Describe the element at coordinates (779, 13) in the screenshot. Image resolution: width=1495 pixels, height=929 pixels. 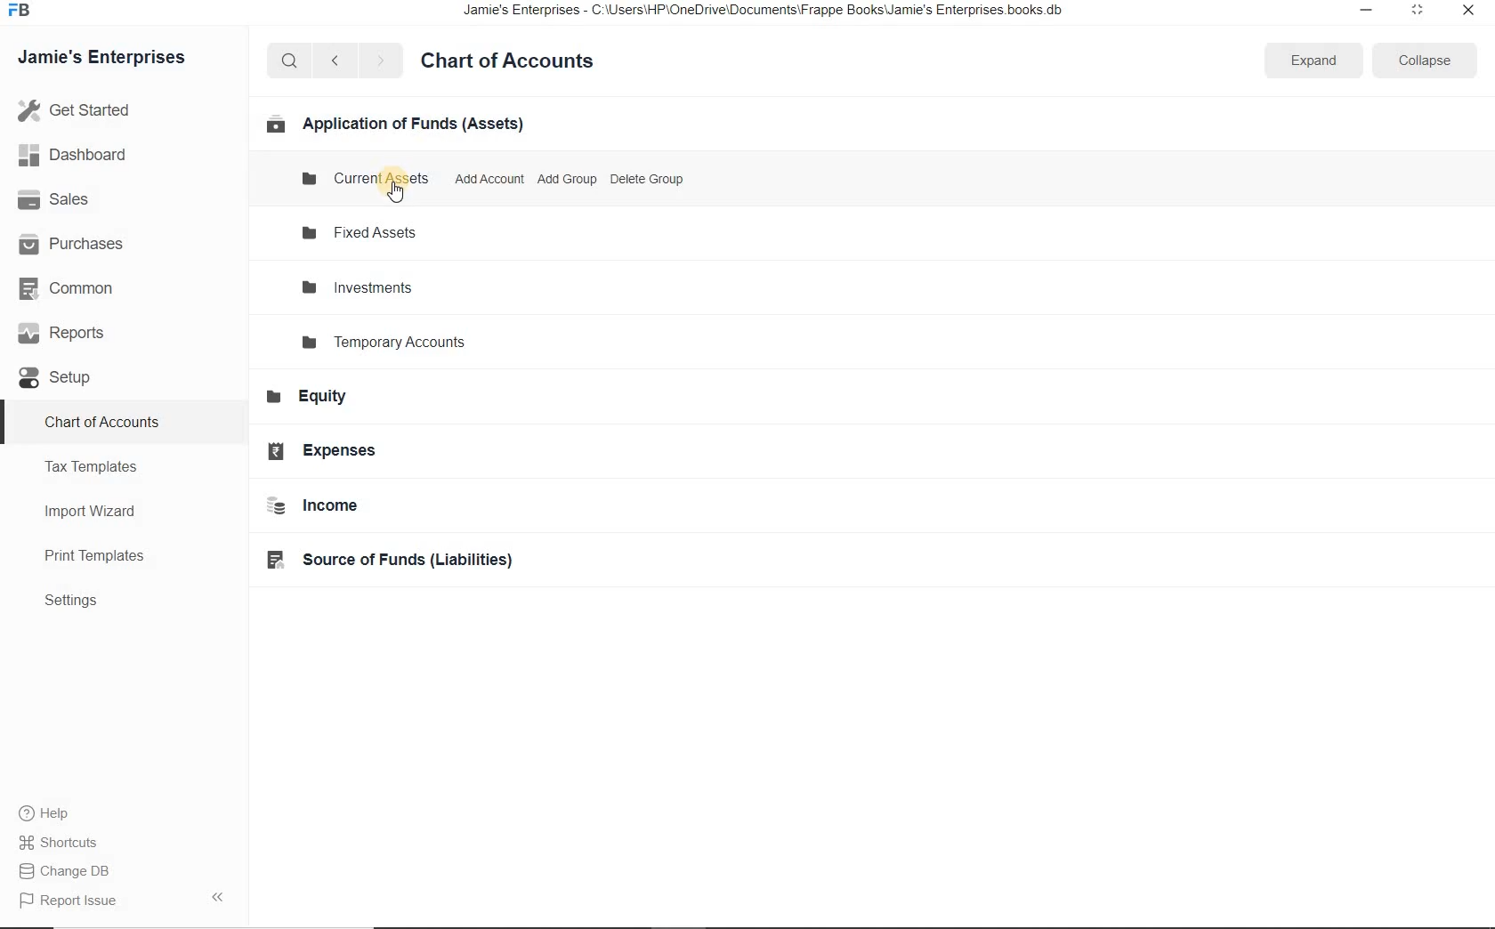
I see `Jamie's Enterprises - C:\Users\HP\OneDrive\Documents\Frappe Books\Jamie's Enterprises books.db` at that location.